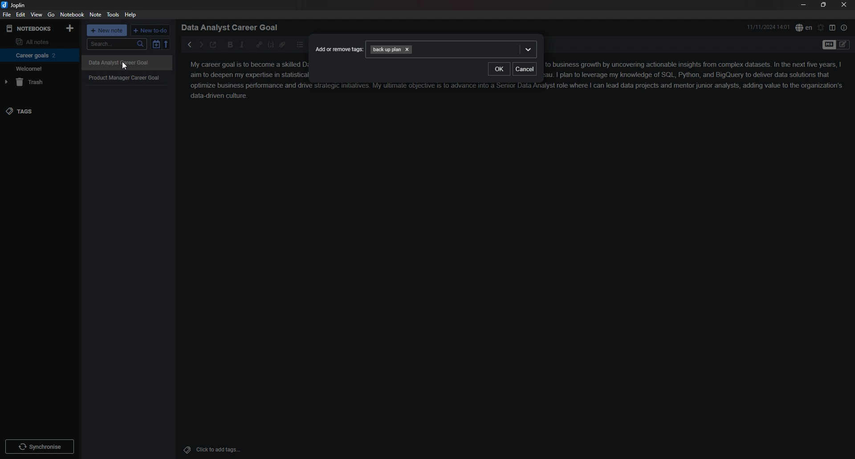 The width and height of the screenshot is (855, 459). I want to click on Click to add tags..., so click(218, 450).